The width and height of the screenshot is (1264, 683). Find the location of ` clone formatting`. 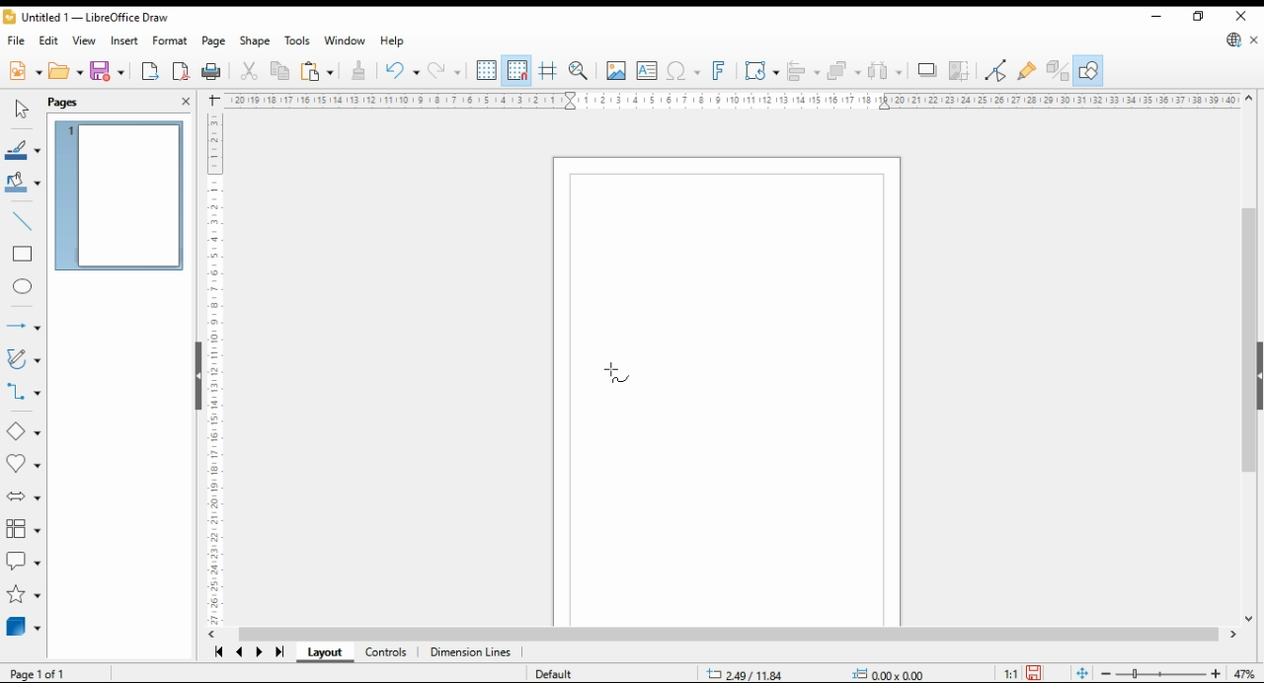

 clone formatting is located at coordinates (360, 70).